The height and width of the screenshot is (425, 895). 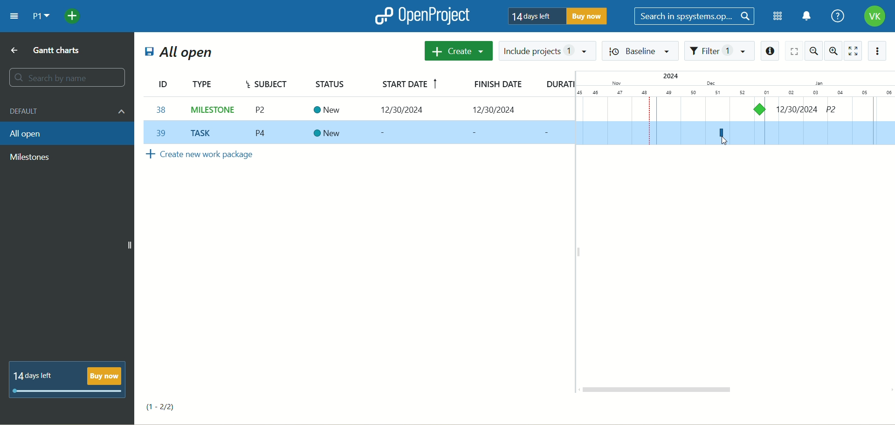 What do you see at coordinates (668, 76) in the screenshot?
I see `2024` at bounding box center [668, 76].